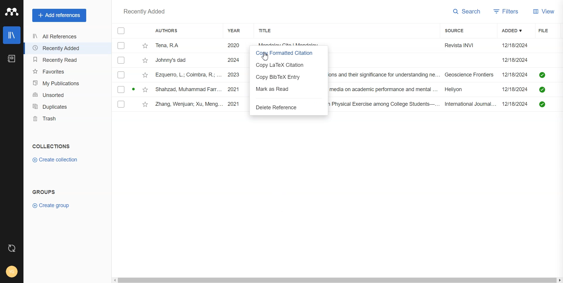 The height and width of the screenshot is (283, 563). I want to click on My publication, so click(67, 83).